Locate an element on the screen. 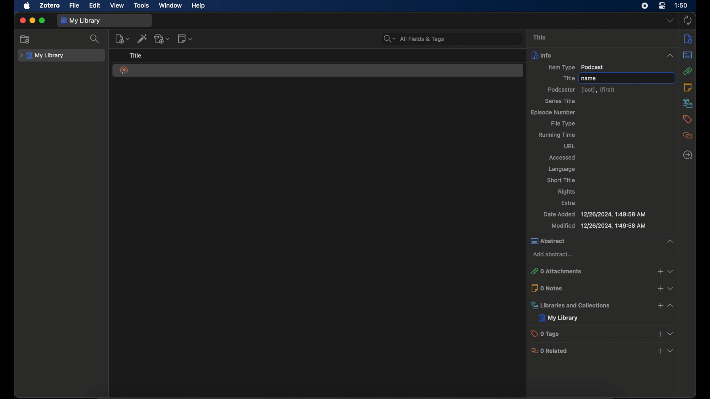  new collection is located at coordinates (26, 39).